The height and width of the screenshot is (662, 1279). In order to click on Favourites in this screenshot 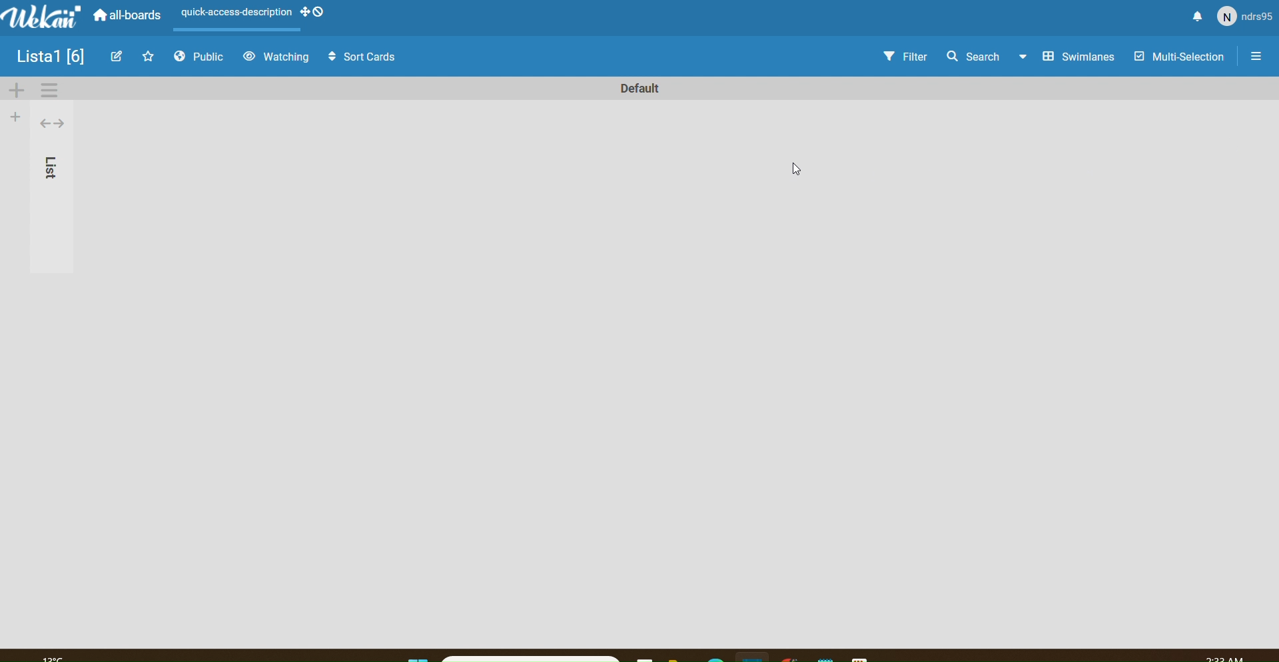, I will do `click(150, 57)`.